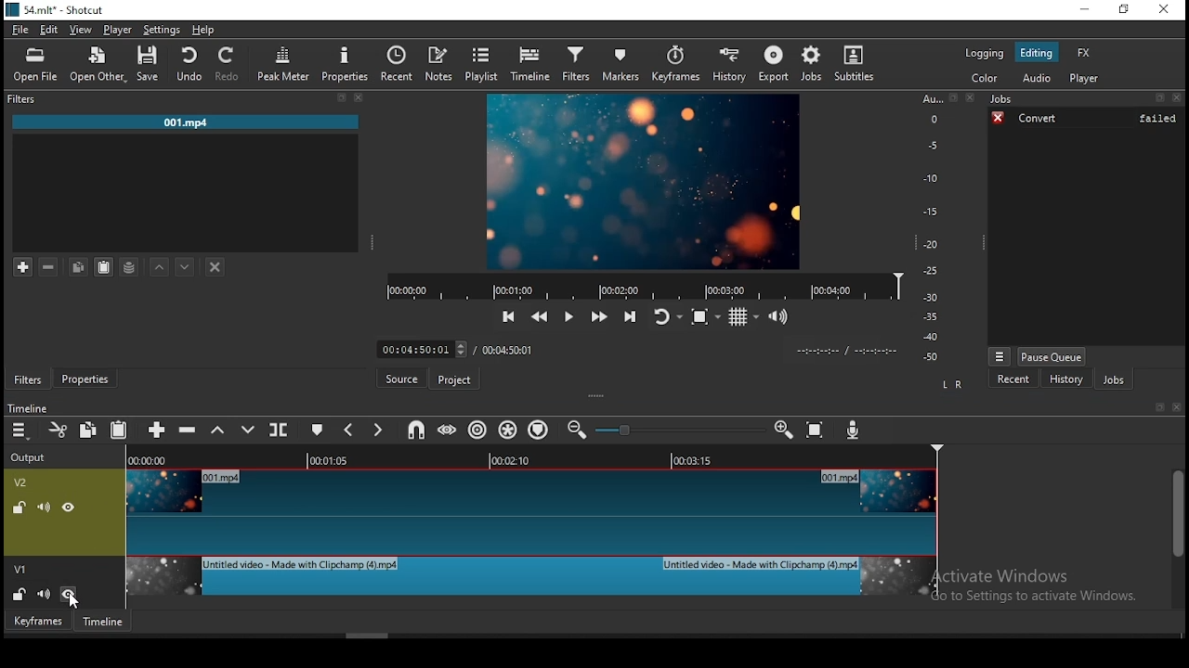  What do you see at coordinates (36, 65) in the screenshot?
I see `open file` at bounding box center [36, 65].